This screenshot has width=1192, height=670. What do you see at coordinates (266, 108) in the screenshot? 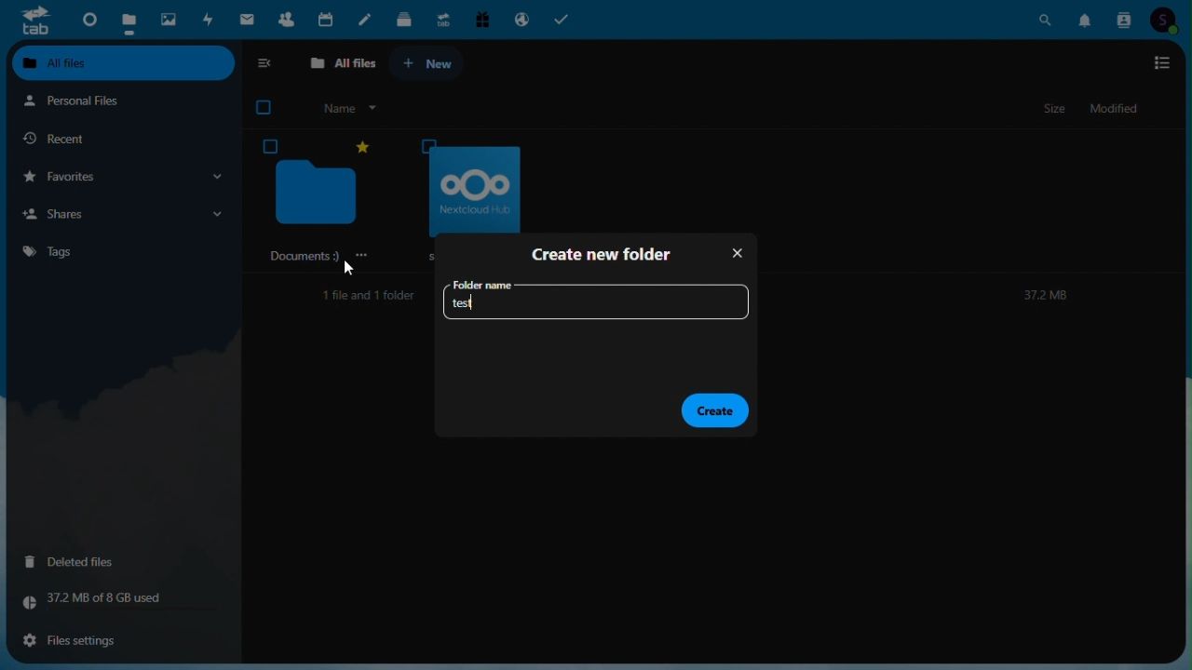
I see `checkbox` at bounding box center [266, 108].